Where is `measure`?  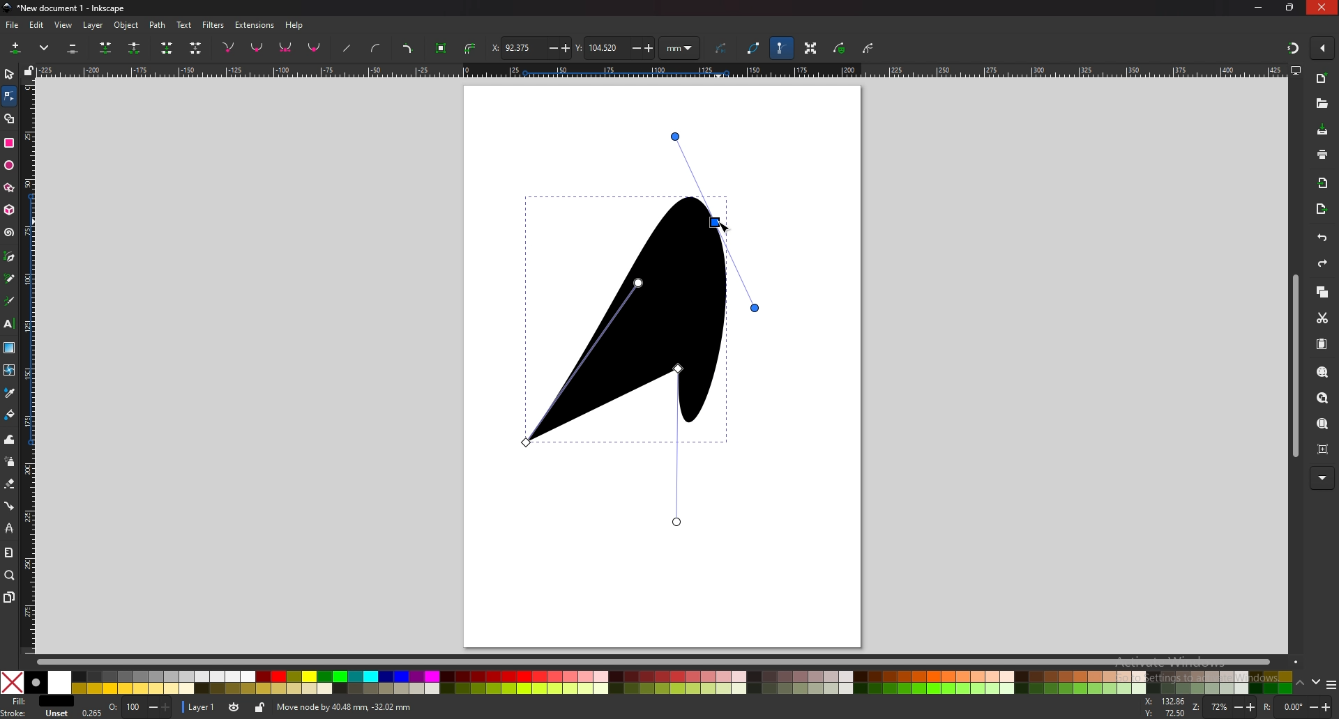
measure is located at coordinates (9, 552).